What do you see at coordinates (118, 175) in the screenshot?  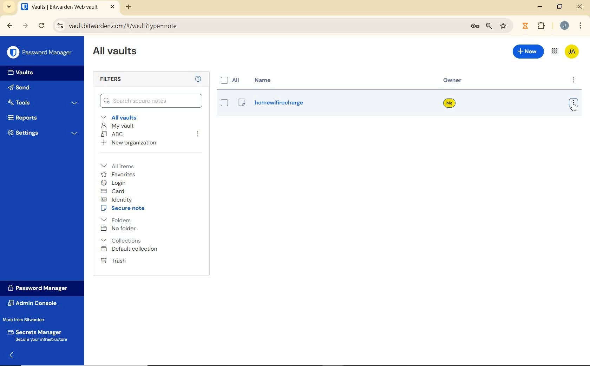 I see `favorites` at bounding box center [118, 175].